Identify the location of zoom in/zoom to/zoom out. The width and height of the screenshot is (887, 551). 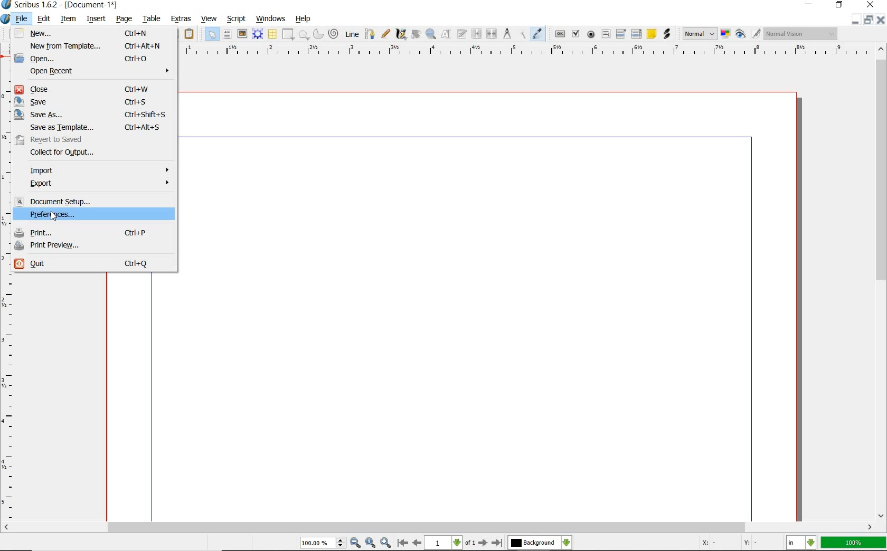
(345, 543).